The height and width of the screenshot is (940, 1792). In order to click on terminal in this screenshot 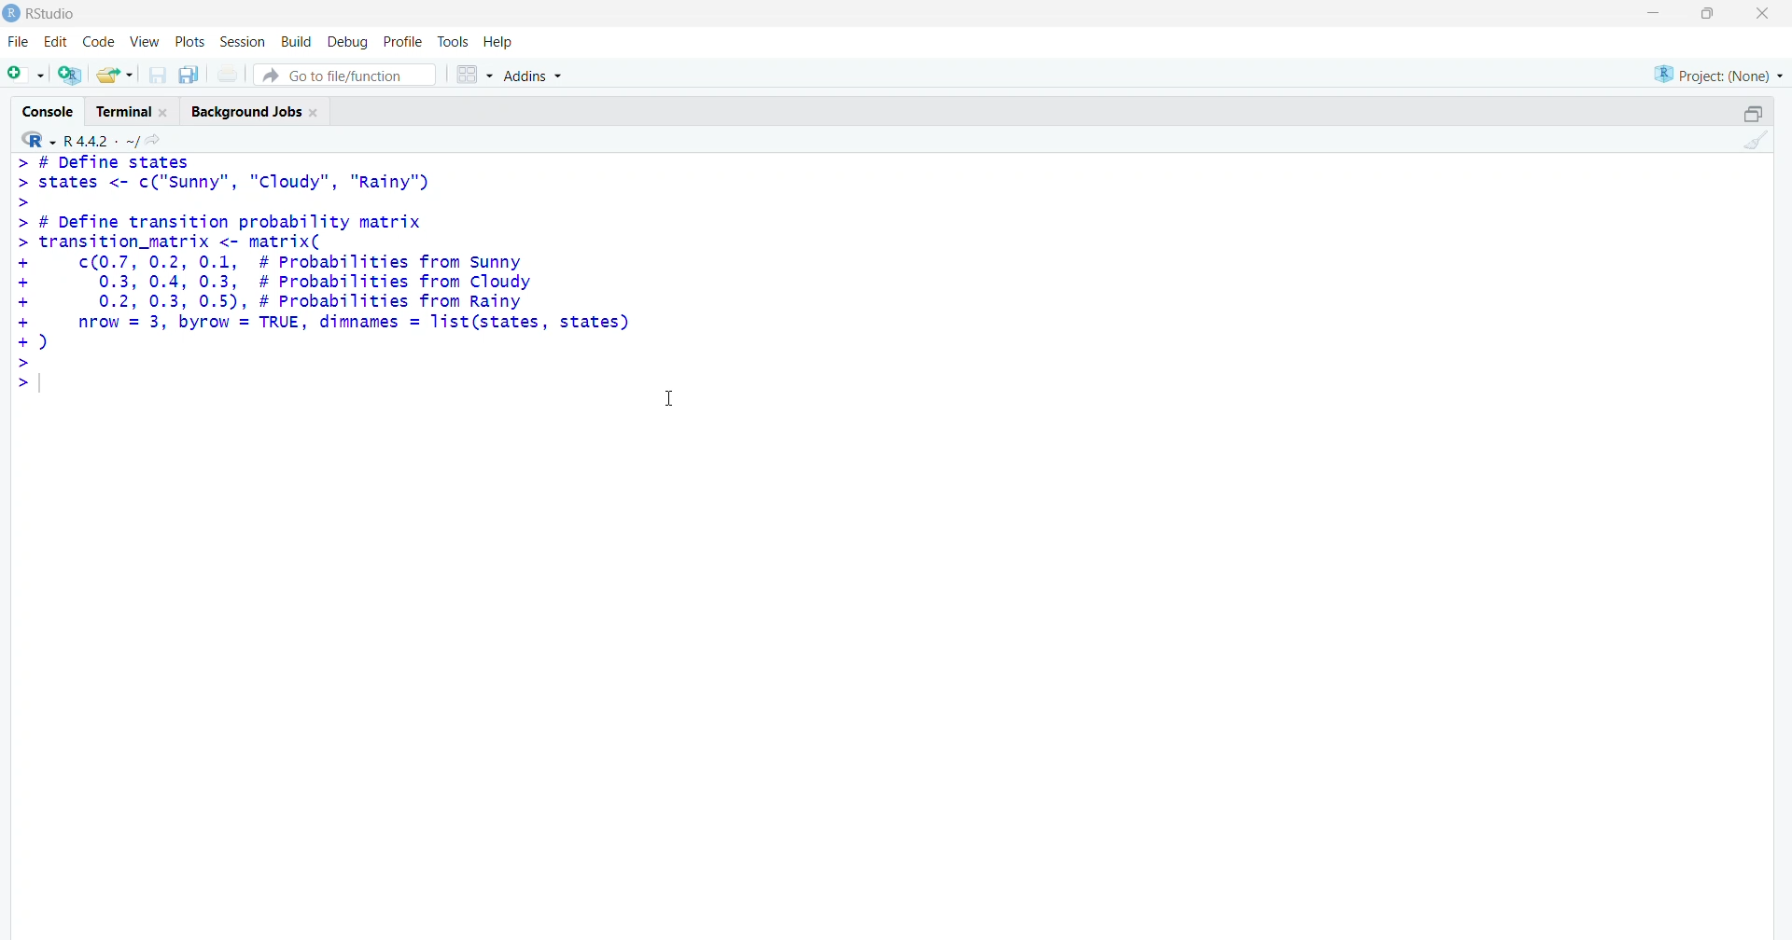, I will do `click(133, 111)`.